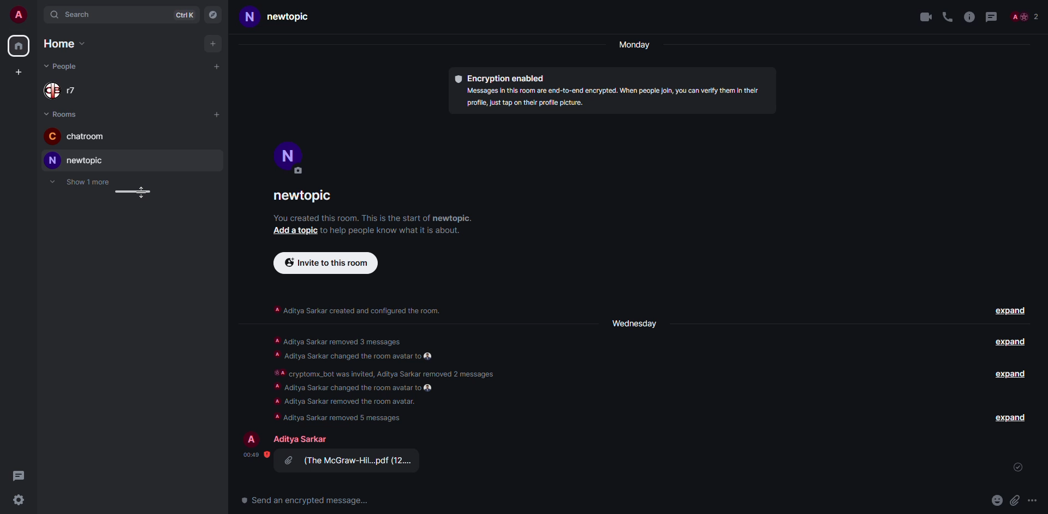 Image resolution: width=1048 pixels, height=514 pixels. I want to click on chatroom, so click(80, 136).